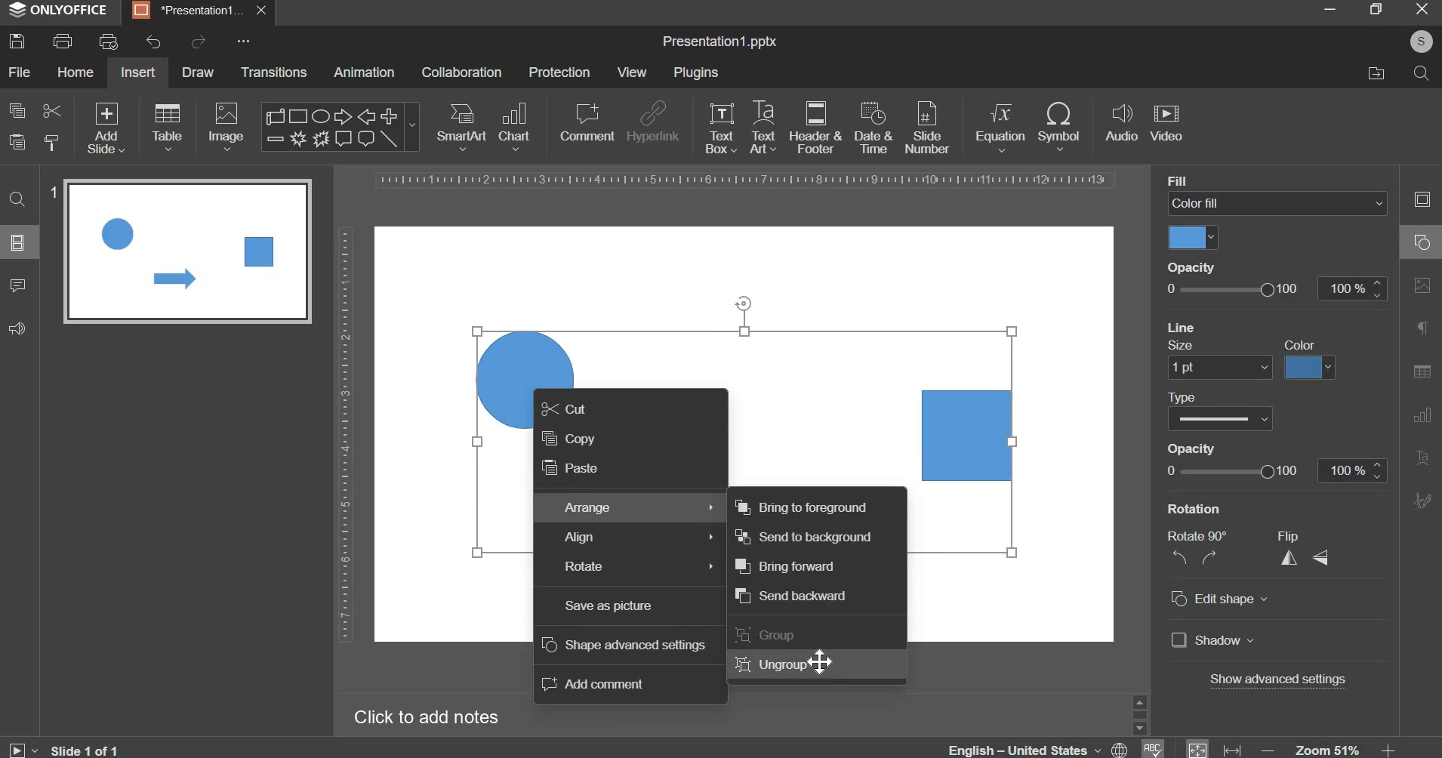 The width and height of the screenshot is (1442, 758). Describe the element at coordinates (596, 684) in the screenshot. I see `add comment` at that location.